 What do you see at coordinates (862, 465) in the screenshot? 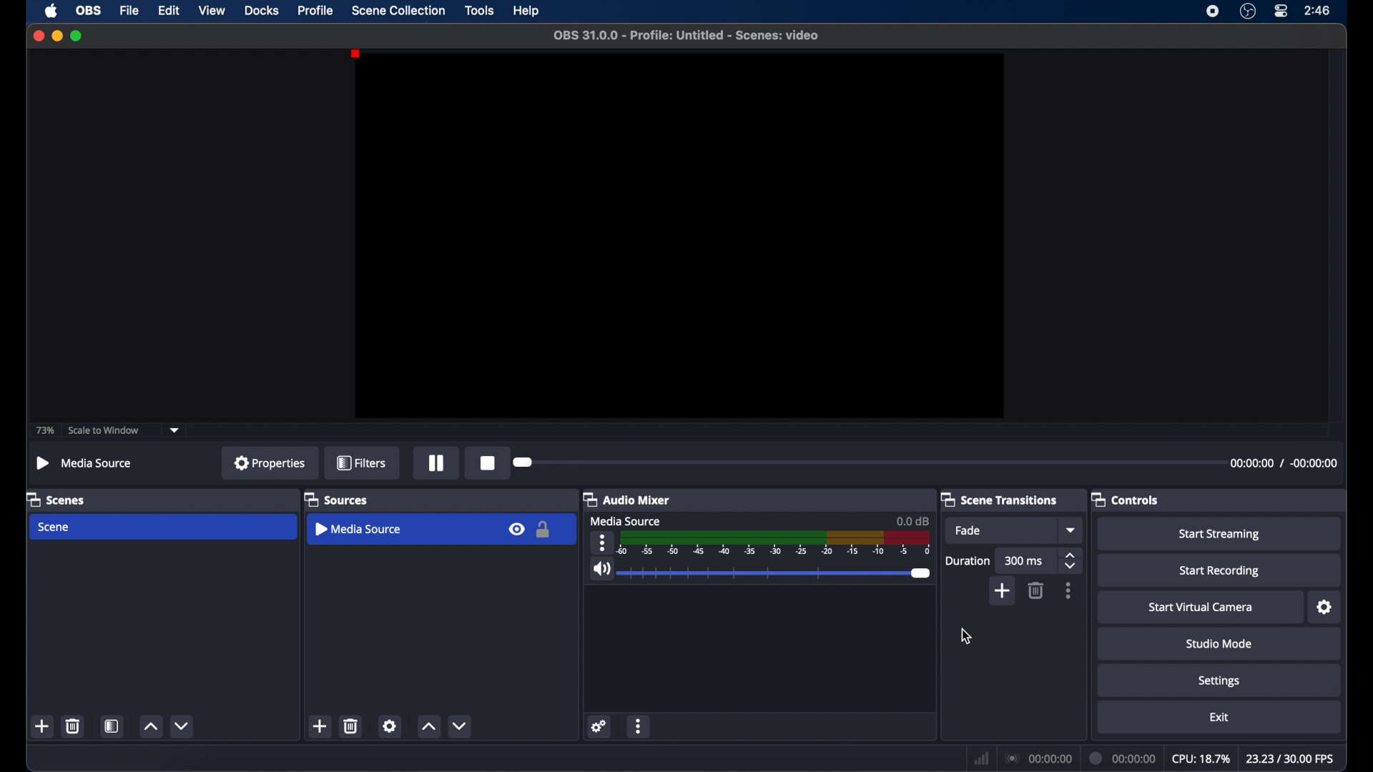
I see `marker` at bounding box center [862, 465].